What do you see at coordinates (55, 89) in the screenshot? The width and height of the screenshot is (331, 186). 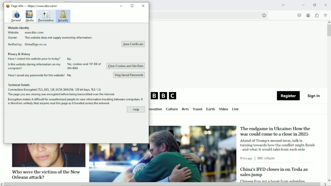 I see `Connection Encrypted (TLS AES 128 GCM SHA2S6, 128 bit keys. TLS 1.3)` at bounding box center [55, 89].